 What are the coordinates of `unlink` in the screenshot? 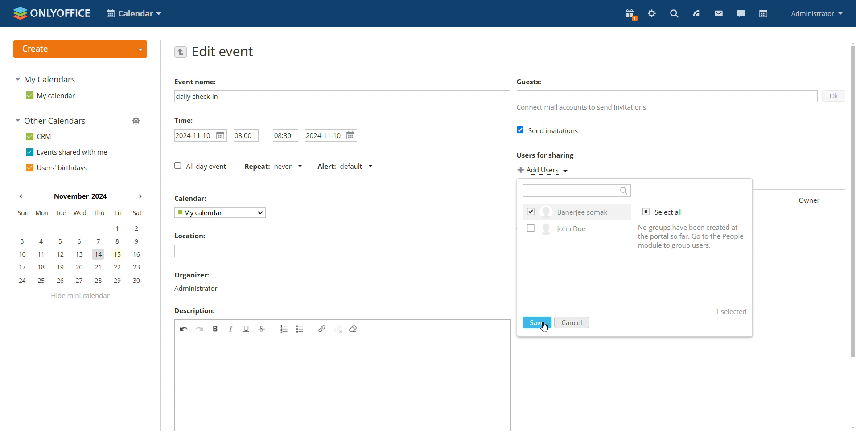 It's located at (338, 328).